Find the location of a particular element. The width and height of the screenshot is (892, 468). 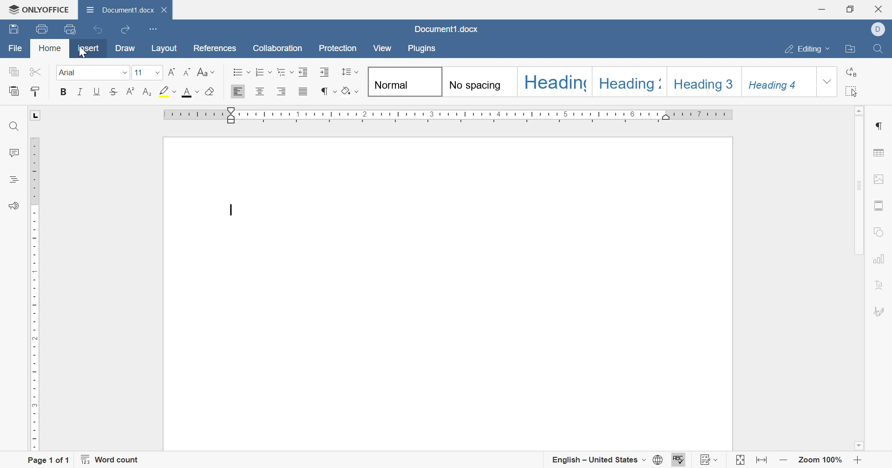

File is located at coordinates (13, 48).